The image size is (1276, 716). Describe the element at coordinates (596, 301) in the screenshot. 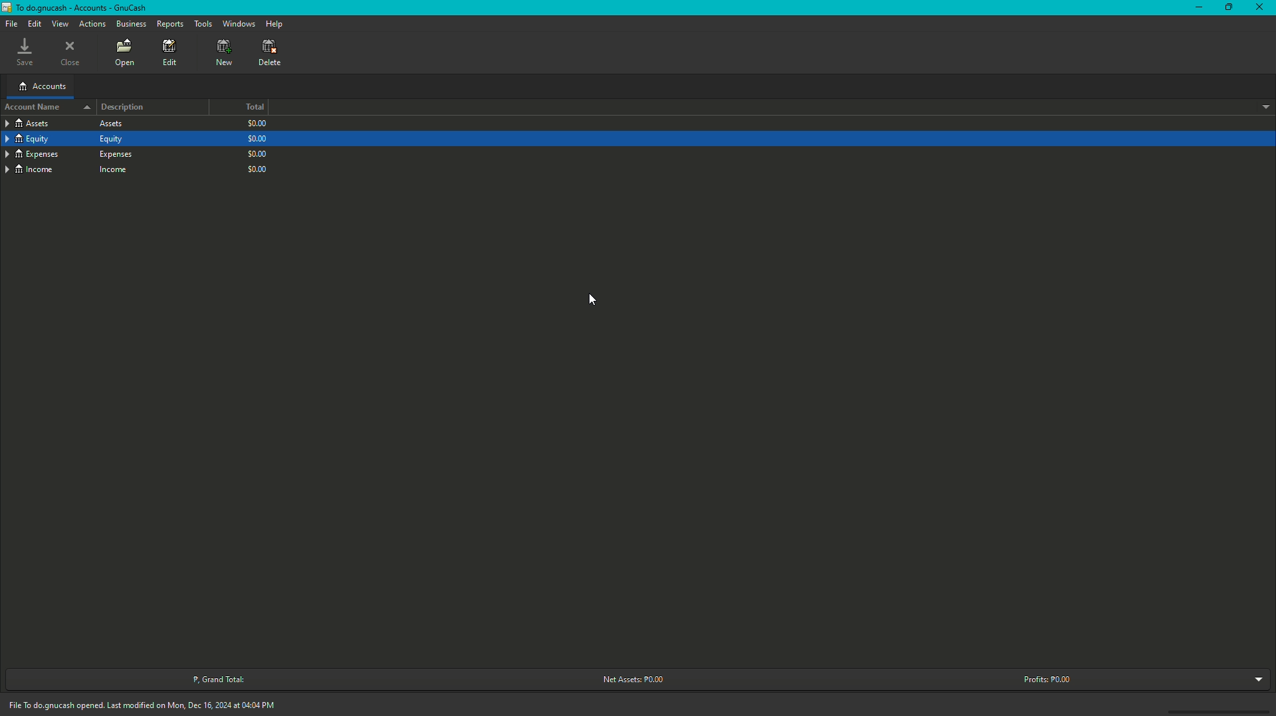

I see `Cursor` at that location.